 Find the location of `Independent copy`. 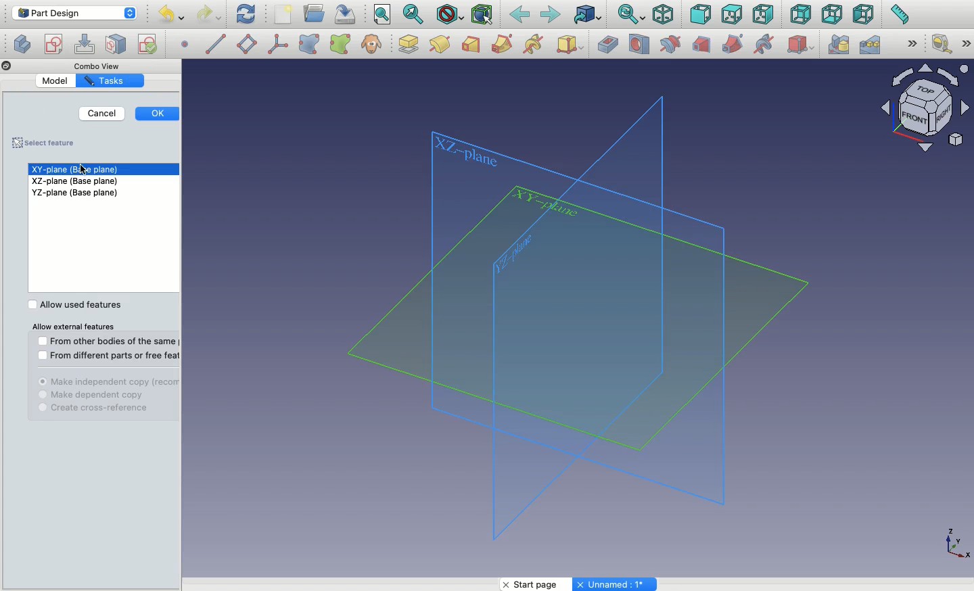

Independent copy is located at coordinates (112, 382).